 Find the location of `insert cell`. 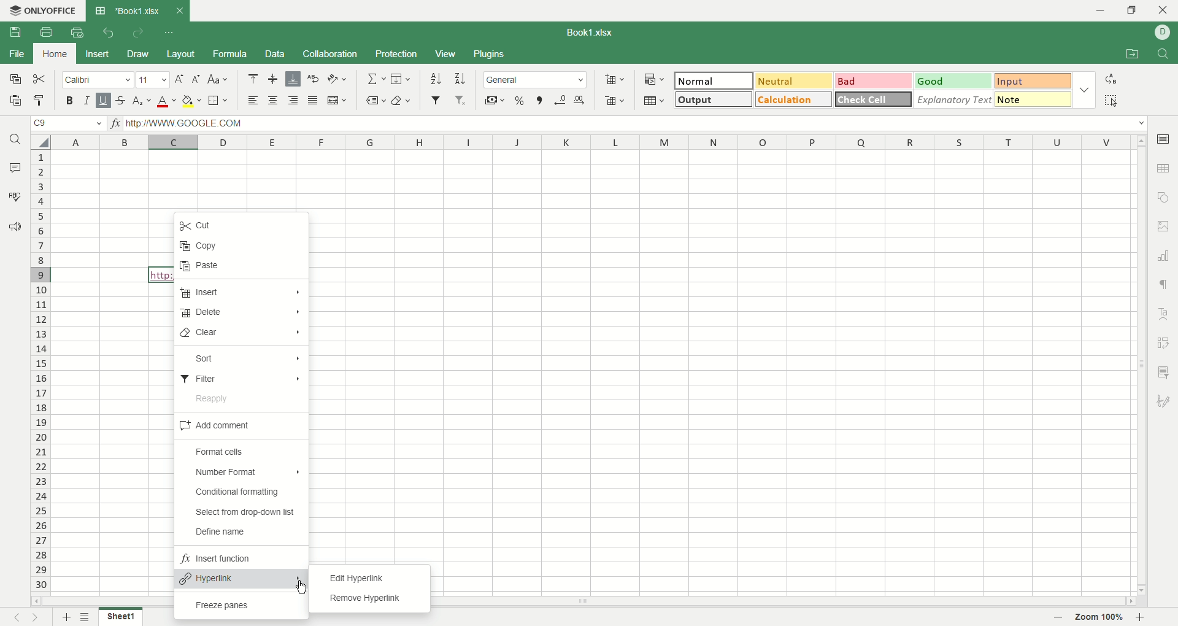

insert cell is located at coordinates (615, 79).